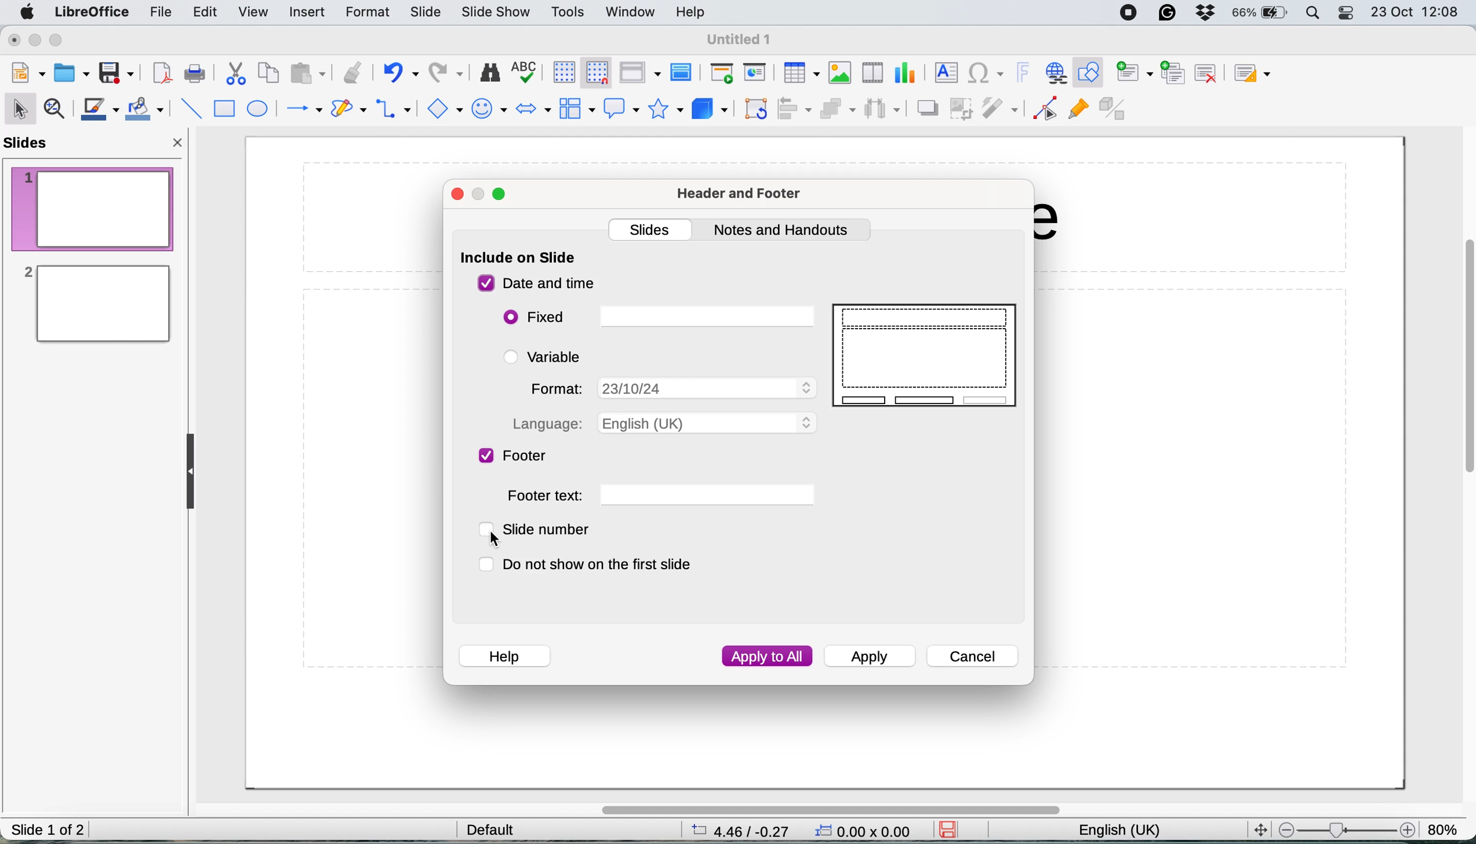  I want to click on fixed, so click(657, 316).